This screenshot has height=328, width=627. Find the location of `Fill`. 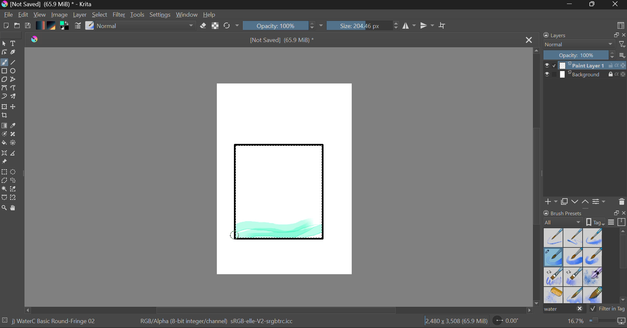

Fill is located at coordinates (4, 144).